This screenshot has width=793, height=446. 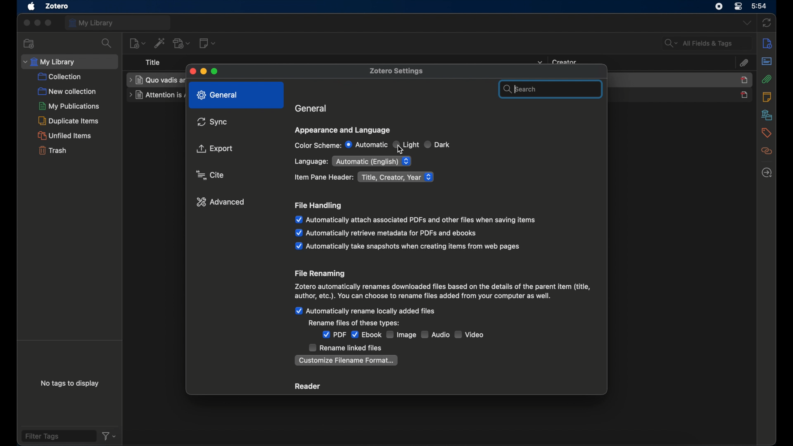 What do you see at coordinates (767, 22) in the screenshot?
I see `sync` at bounding box center [767, 22].